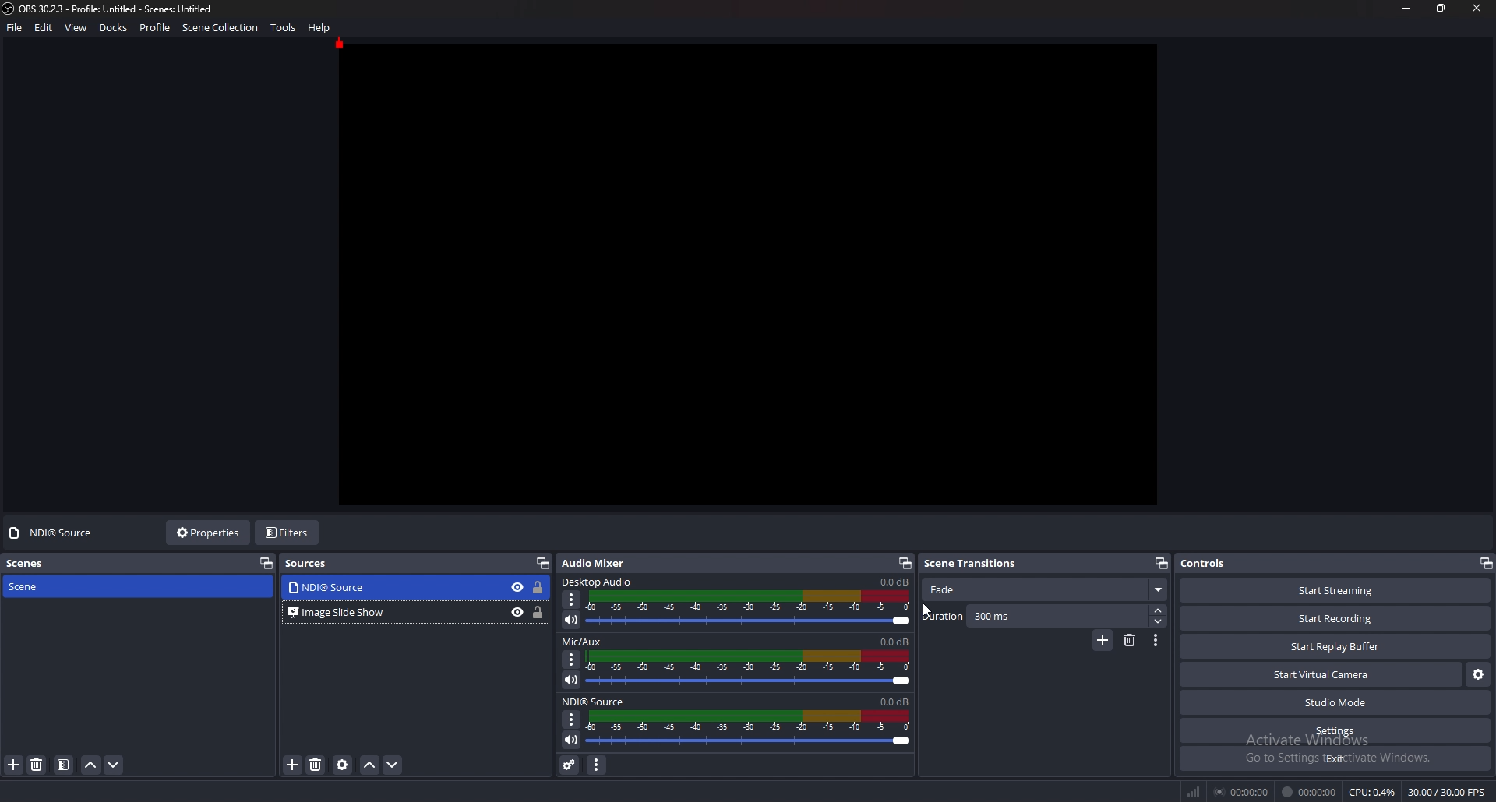 The image size is (1496, 802). Describe the element at coordinates (15, 28) in the screenshot. I see `file` at that location.